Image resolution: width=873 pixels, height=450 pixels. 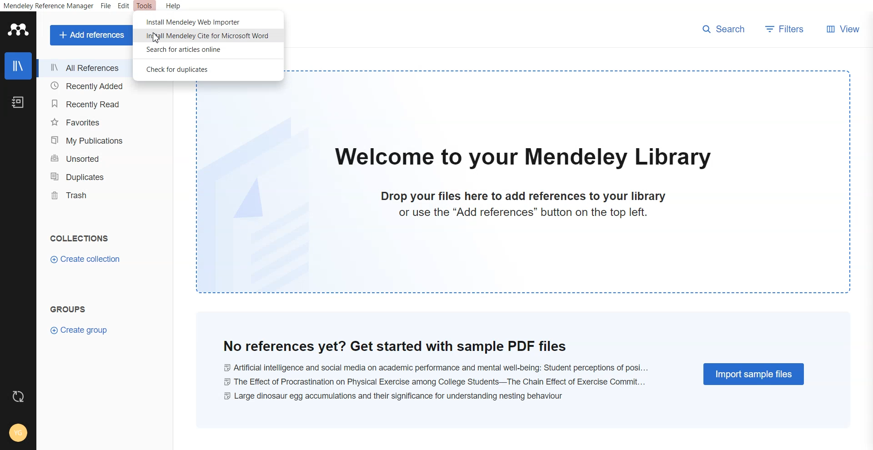 I want to click on Tools, so click(x=145, y=5).